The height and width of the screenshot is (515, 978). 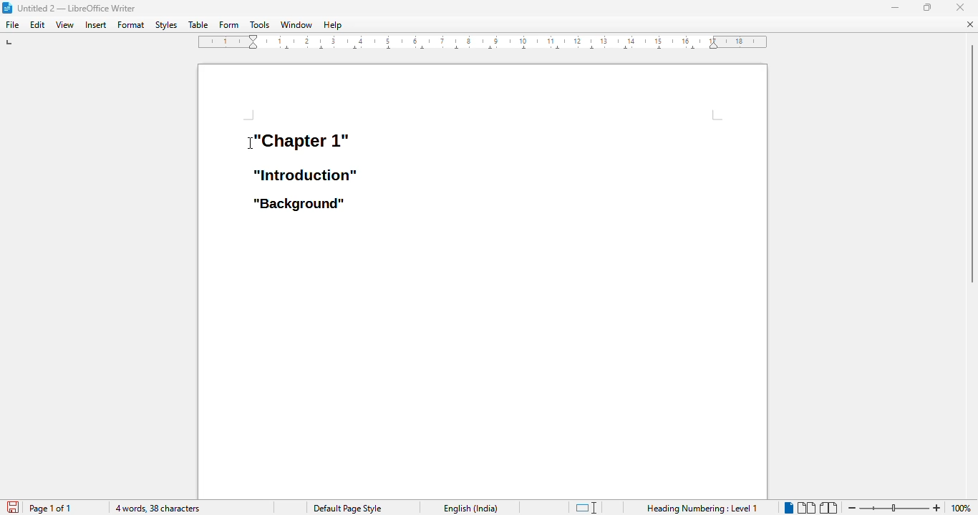 What do you see at coordinates (332, 24) in the screenshot?
I see `help` at bounding box center [332, 24].